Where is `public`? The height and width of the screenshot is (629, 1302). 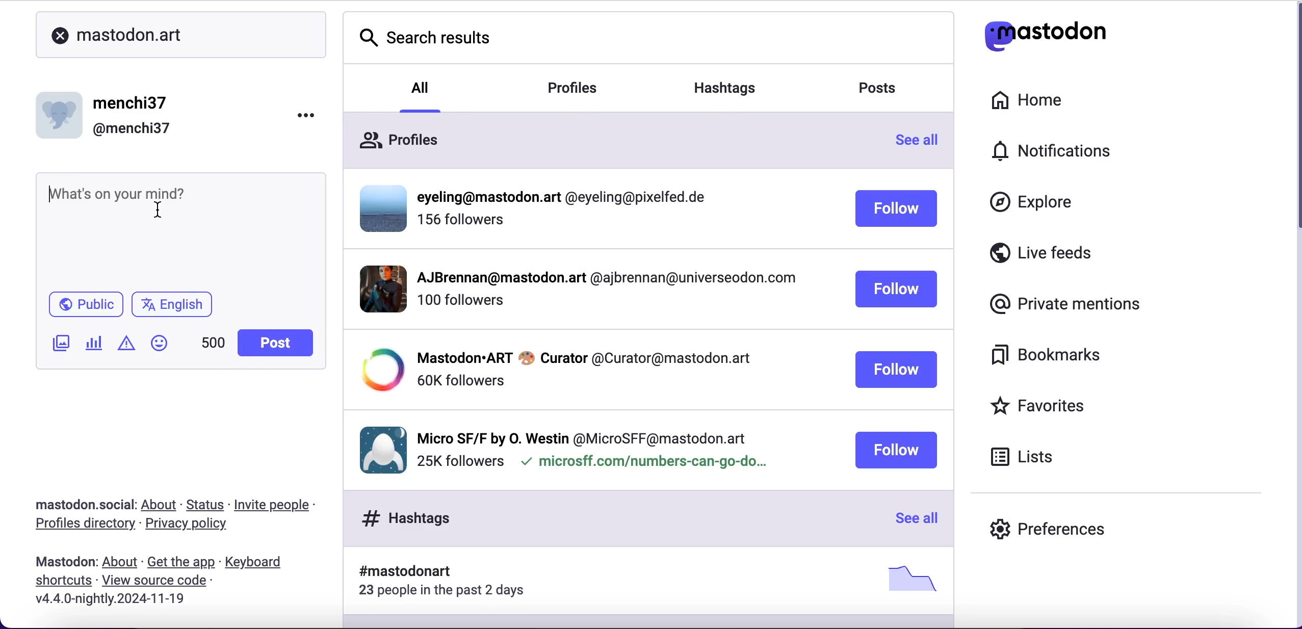 public is located at coordinates (86, 306).